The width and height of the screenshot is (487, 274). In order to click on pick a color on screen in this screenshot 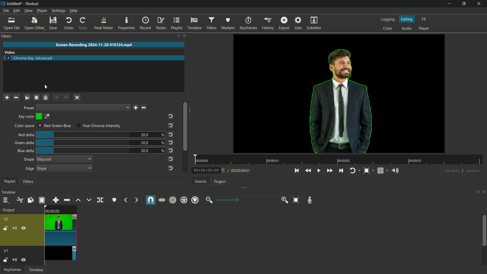, I will do `click(48, 116)`.